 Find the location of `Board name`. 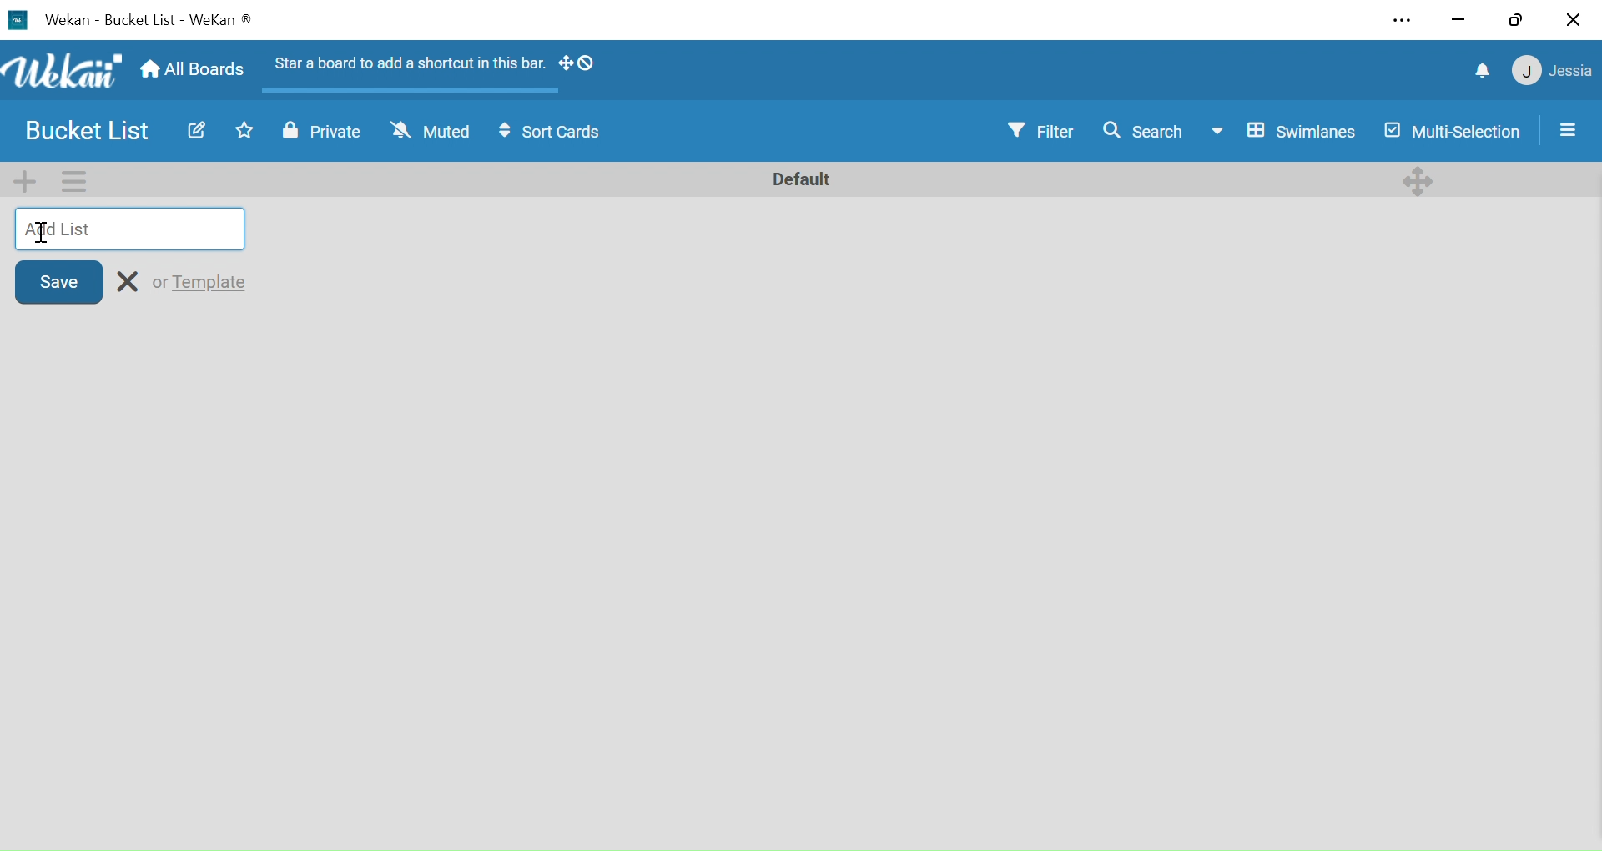

Board name is located at coordinates (92, 132).